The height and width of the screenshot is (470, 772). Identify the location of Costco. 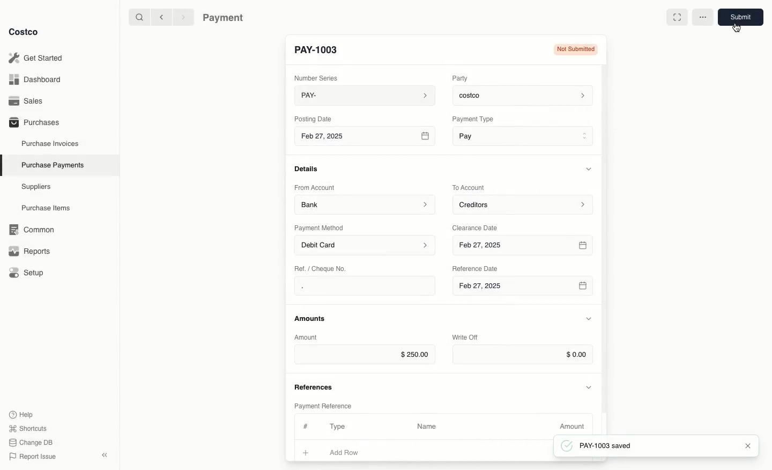
(23, 32).